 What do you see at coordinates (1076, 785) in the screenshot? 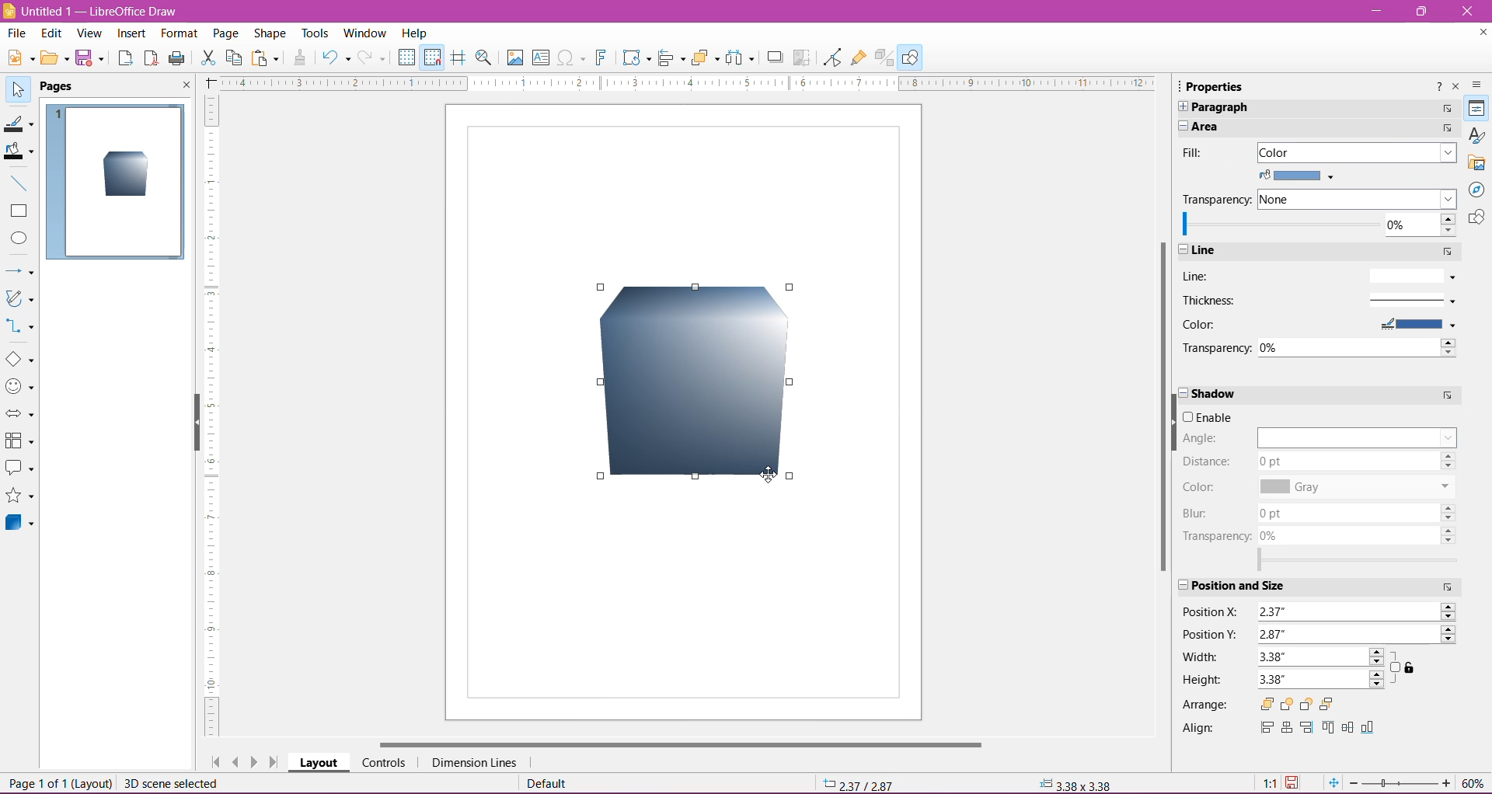
I see `Selected object size` at bounding box center [1076, 785].